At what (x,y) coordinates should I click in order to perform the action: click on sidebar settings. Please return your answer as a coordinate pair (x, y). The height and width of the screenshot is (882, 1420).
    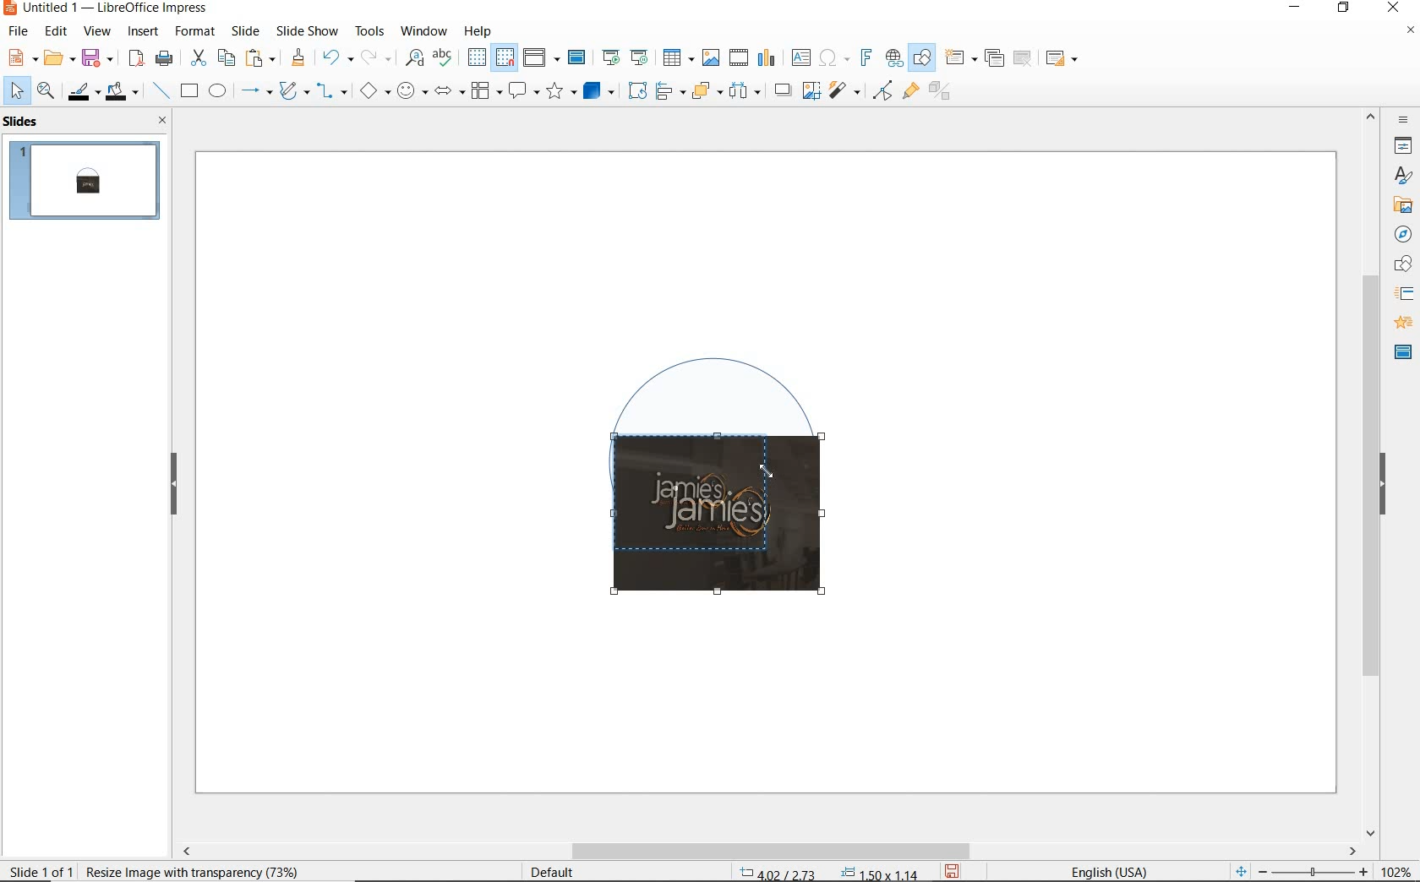
    Looking at the image, I should click on (1401, 120).